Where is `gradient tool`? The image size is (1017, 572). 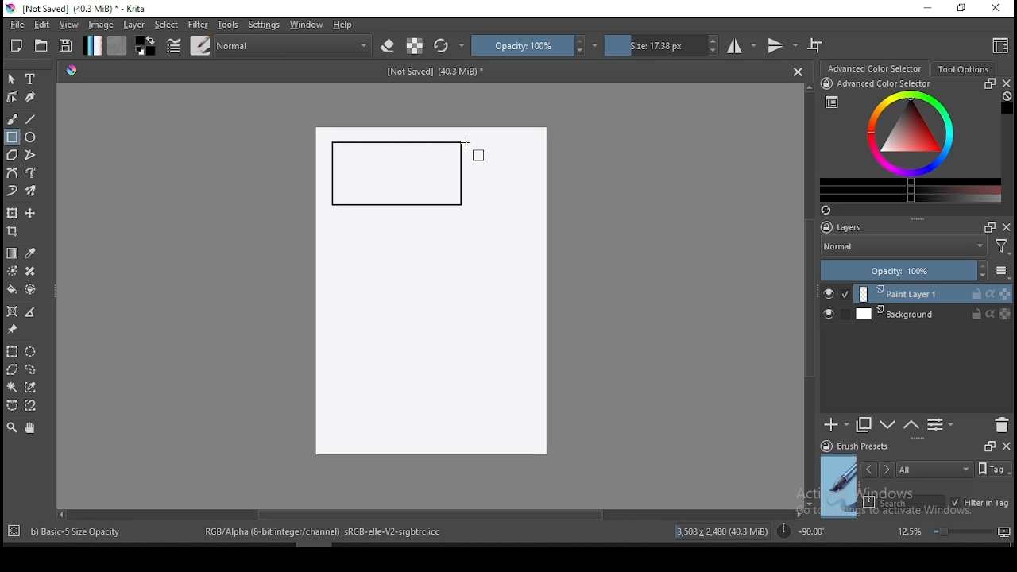 gradient tool is located at coordinates (13, 253).